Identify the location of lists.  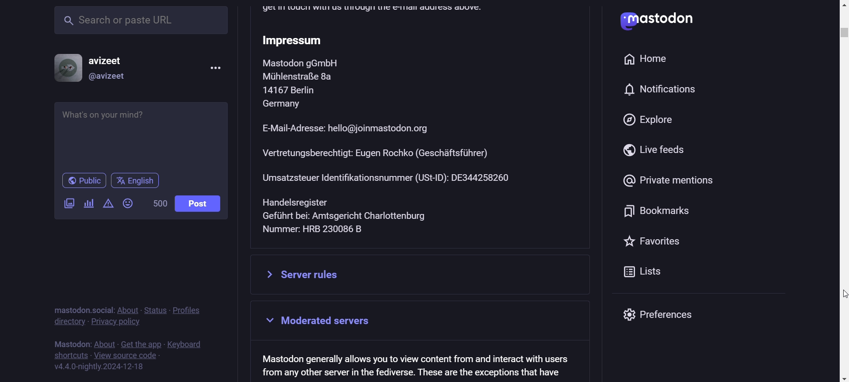
(619, 273).